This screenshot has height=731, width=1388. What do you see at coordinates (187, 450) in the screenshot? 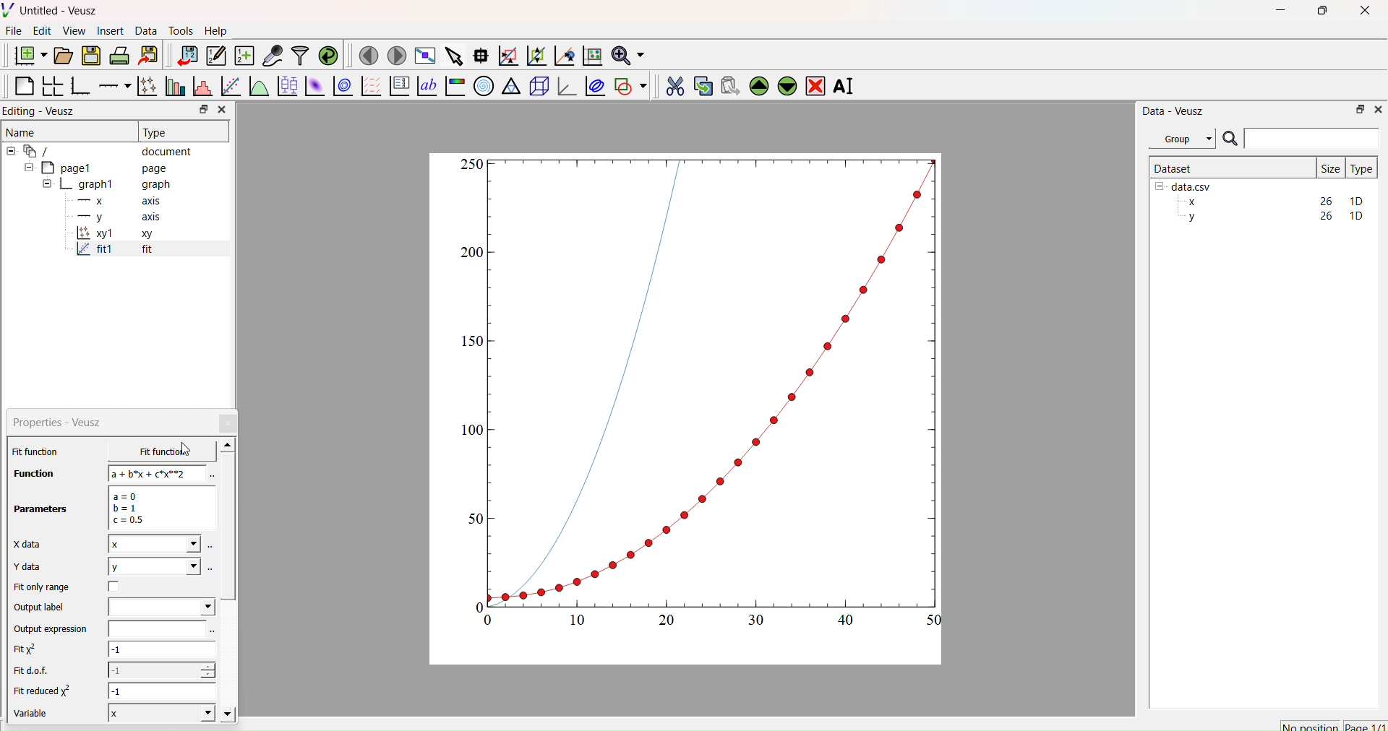
I see `Cursor` at bounding box center [187, 450].